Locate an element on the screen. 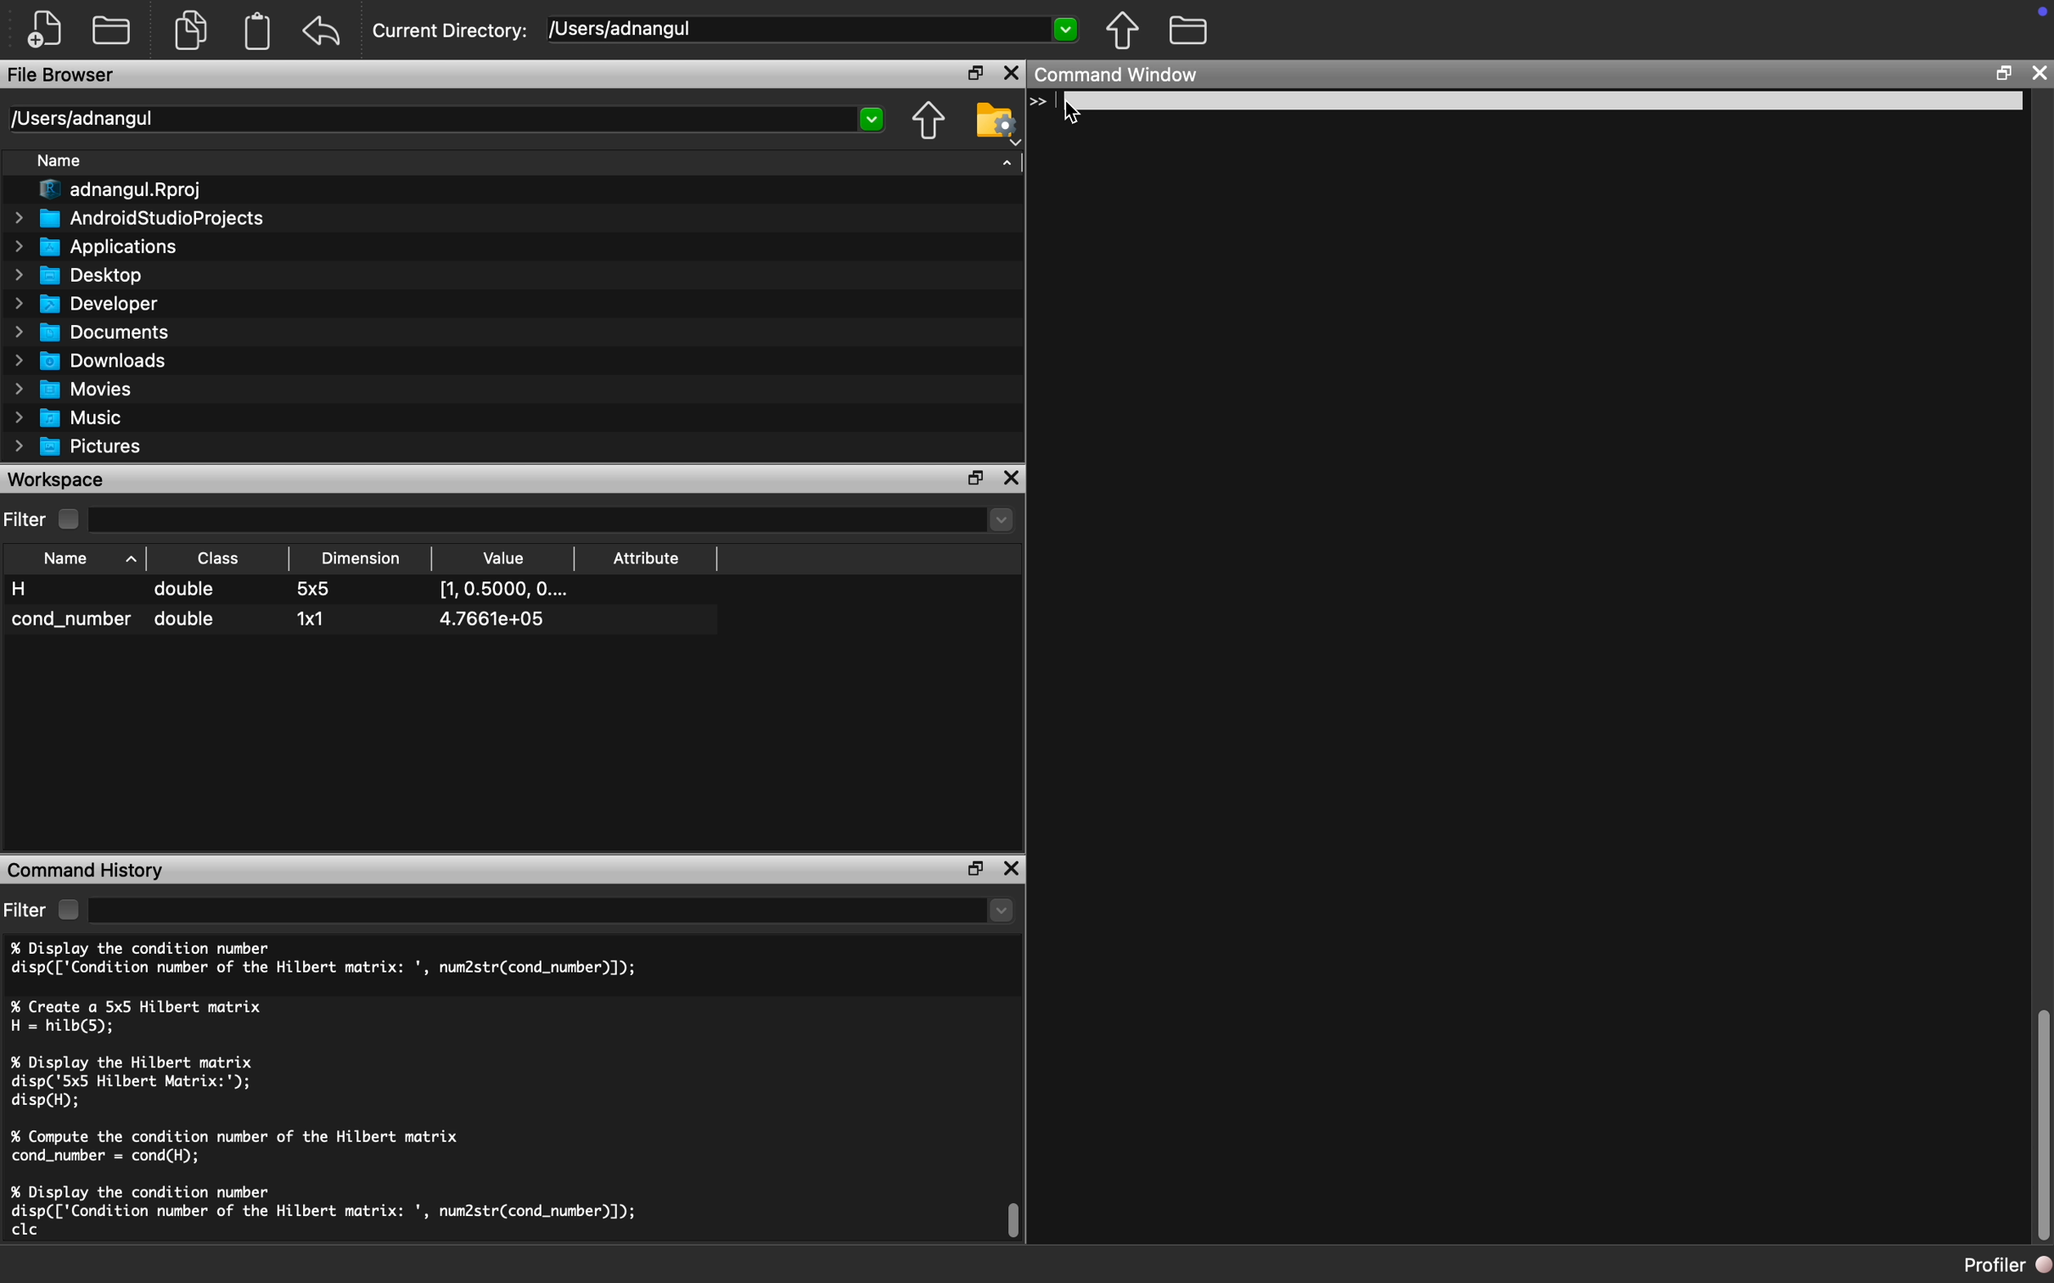 This screenshot has height=1283, width=2054. Dropdown is located at coordinates (550, 522).